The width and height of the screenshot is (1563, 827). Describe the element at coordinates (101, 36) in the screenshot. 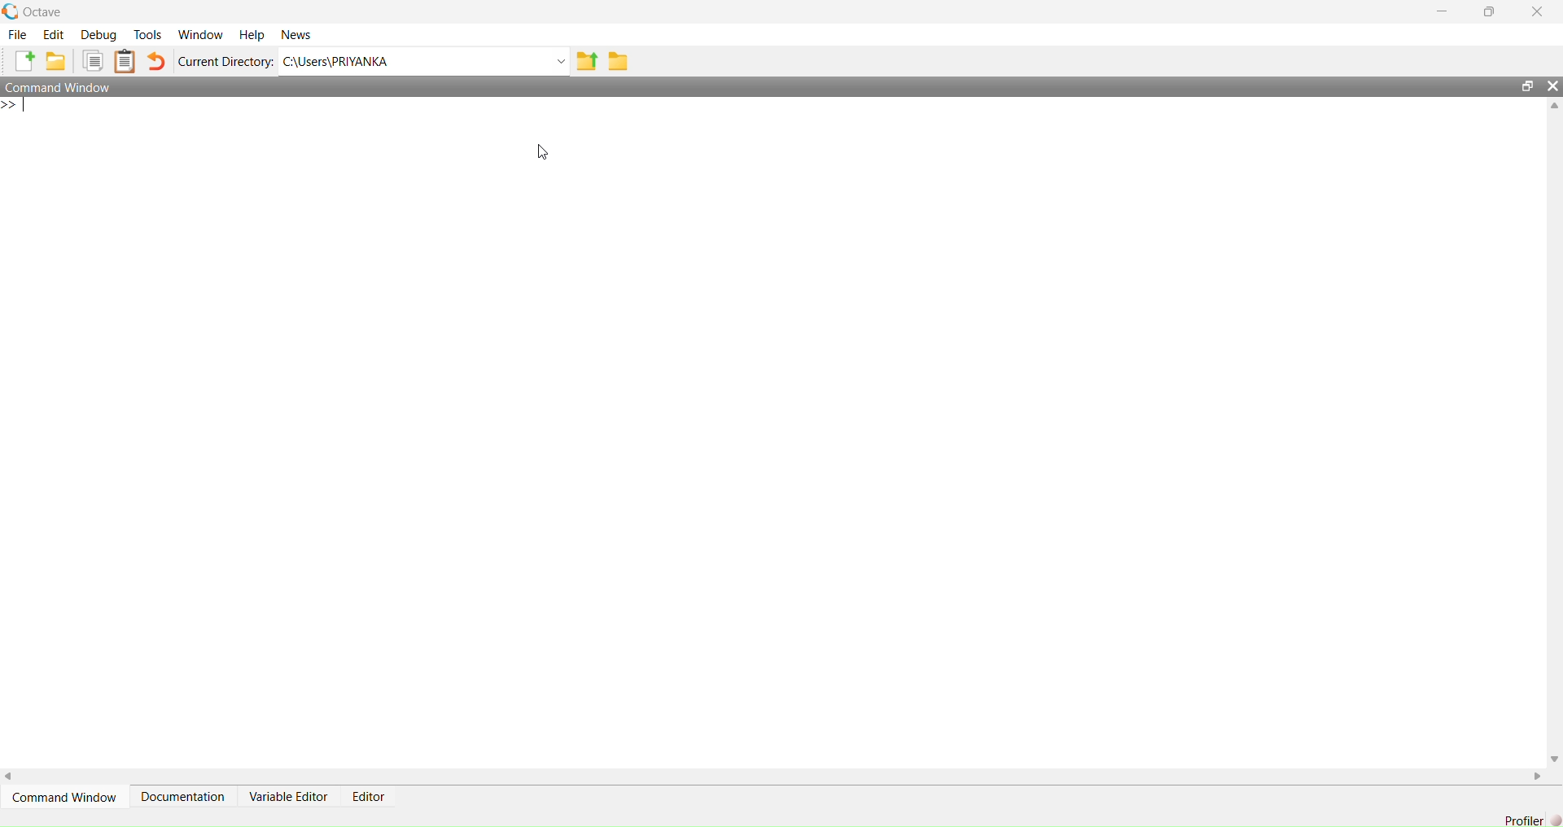

I see `Debug` at that location.